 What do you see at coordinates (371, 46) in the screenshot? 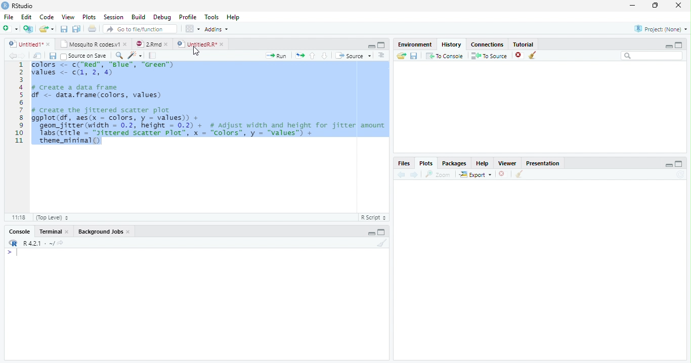
I see `Minimize` at bounding box center [371, 46].